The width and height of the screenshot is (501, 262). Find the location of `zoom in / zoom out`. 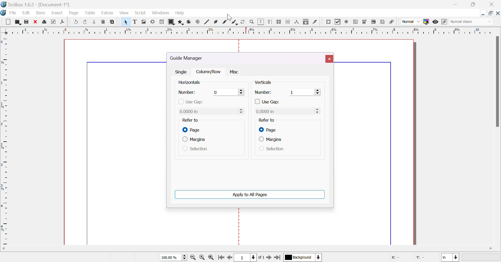

zoom in / zoom out is located at coordinates (252, 22).